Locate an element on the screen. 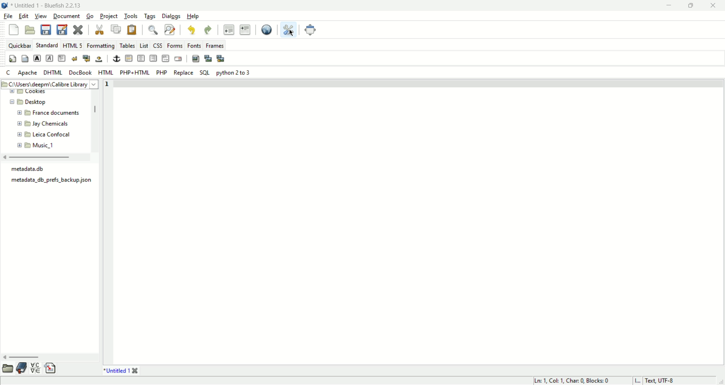 Image resolution: width=725 pixels, height=385 pixels. Frames is located at coordinates (214, 46).